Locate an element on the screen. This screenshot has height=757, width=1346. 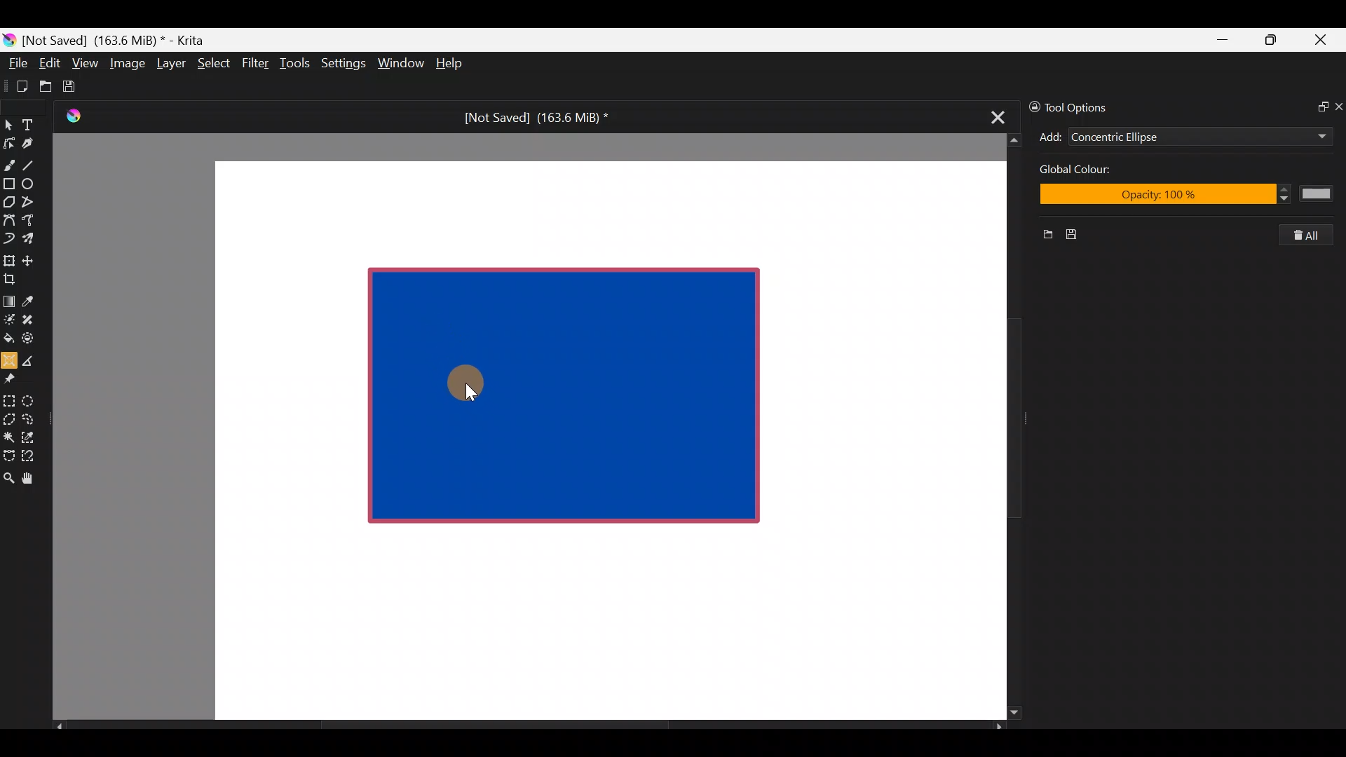
Similar color selection tool is located at coordinates (30, 436).